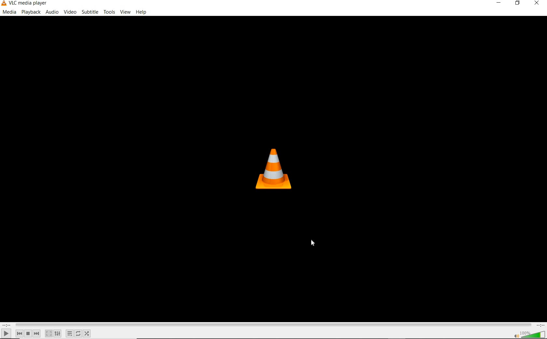  I want to click on previous media, so click(19, 333).